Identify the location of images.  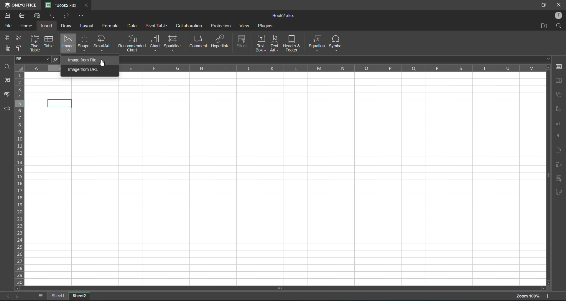
(560, 108).